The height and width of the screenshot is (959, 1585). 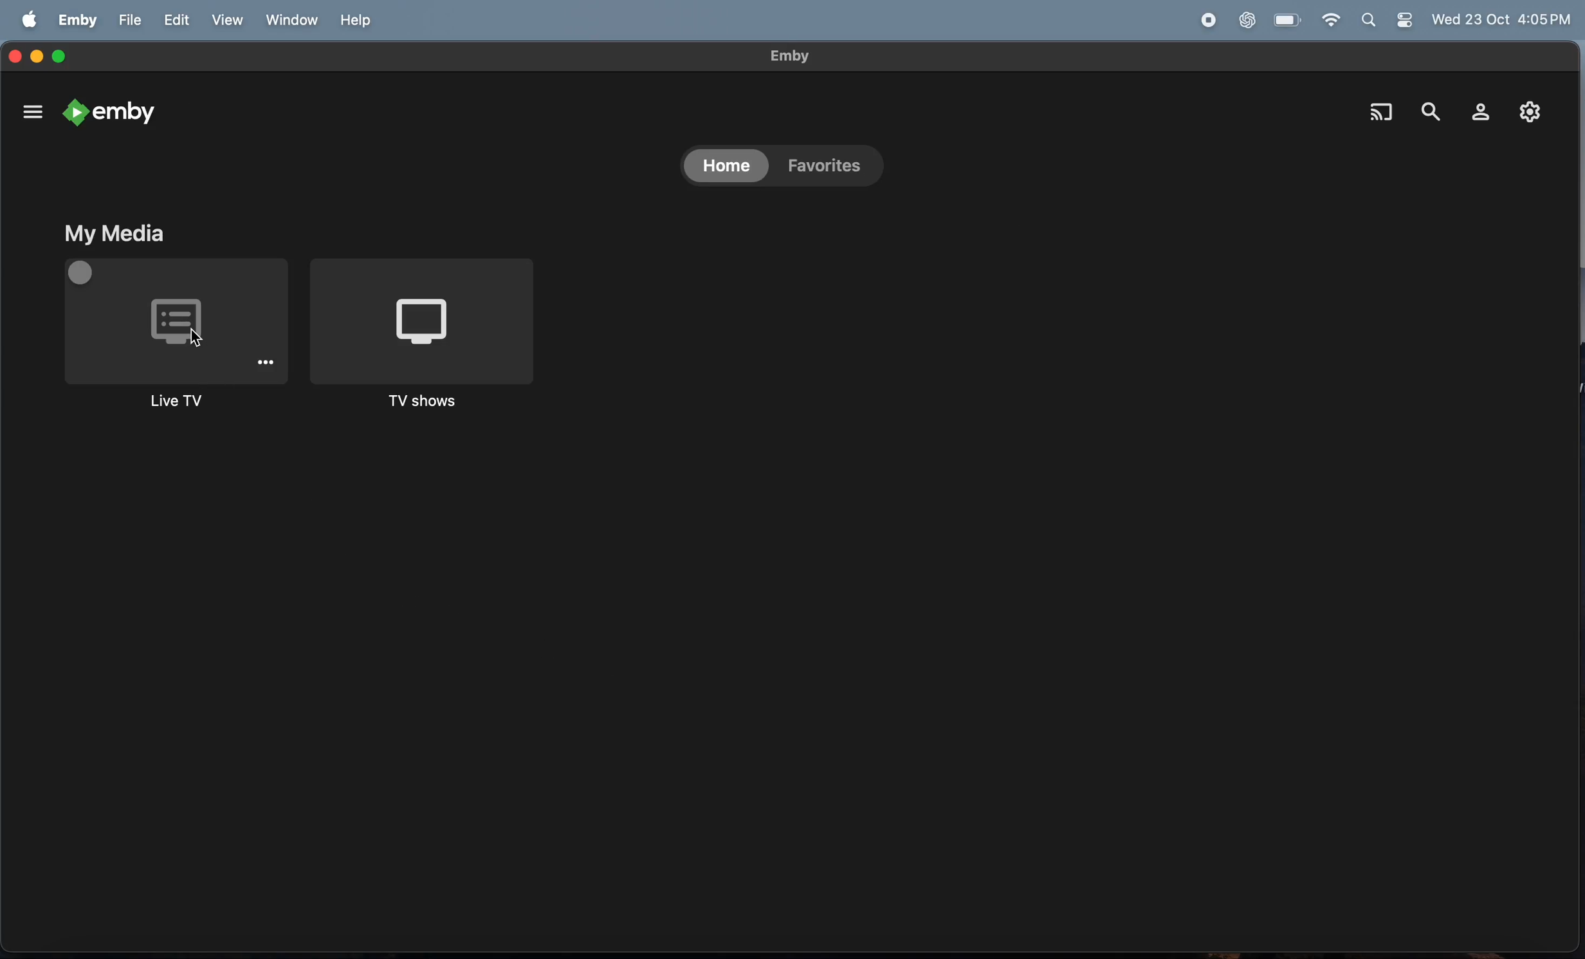 What do you see at coordinates (1329, 20) in the screenshot?
I see `wifi` at bounding box center [1329, 20].